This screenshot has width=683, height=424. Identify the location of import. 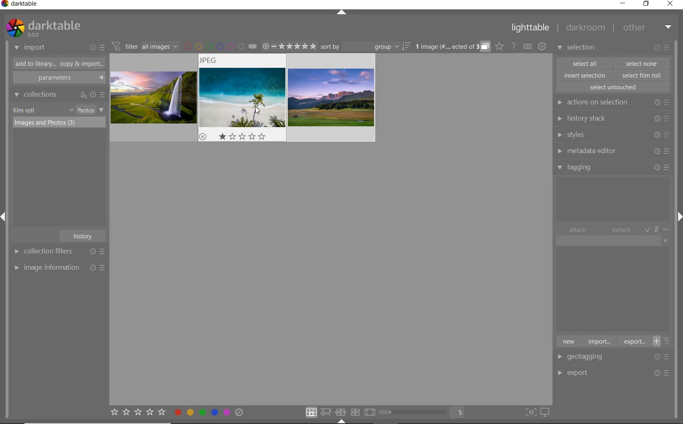
(598, 341).